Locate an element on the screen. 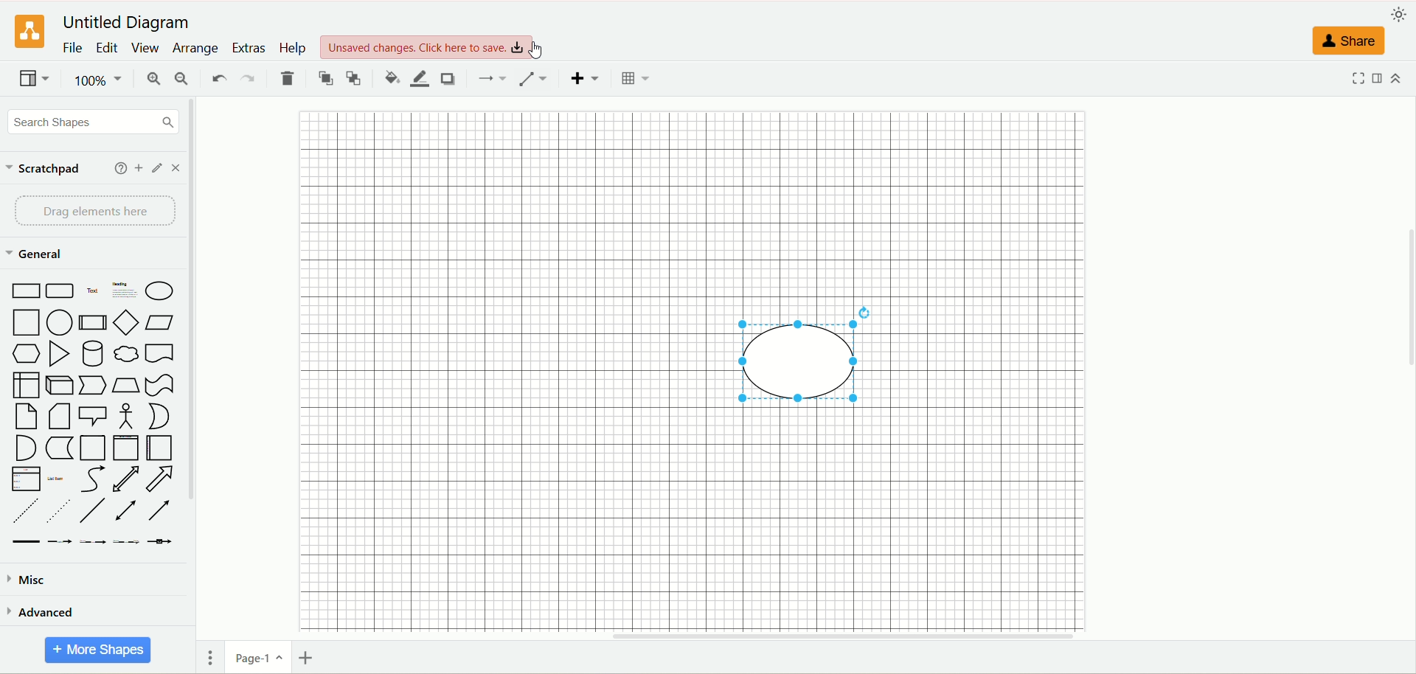 This screenshot has height=674, width=1416. cloud is located at coordinates (128, 354).